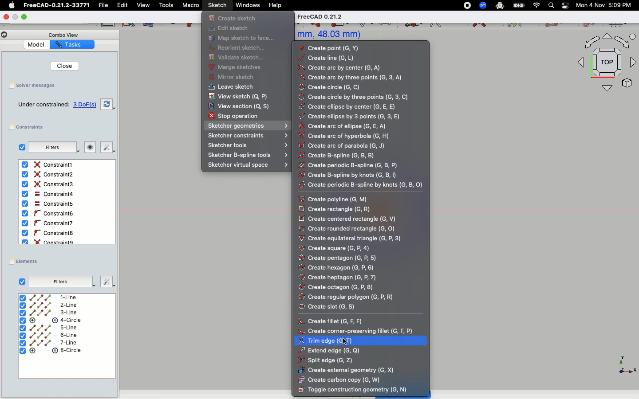 The height and width of the screenshot is (399, 639). I want to click on Create circle by three points (G,3,C), so click(354, 98).